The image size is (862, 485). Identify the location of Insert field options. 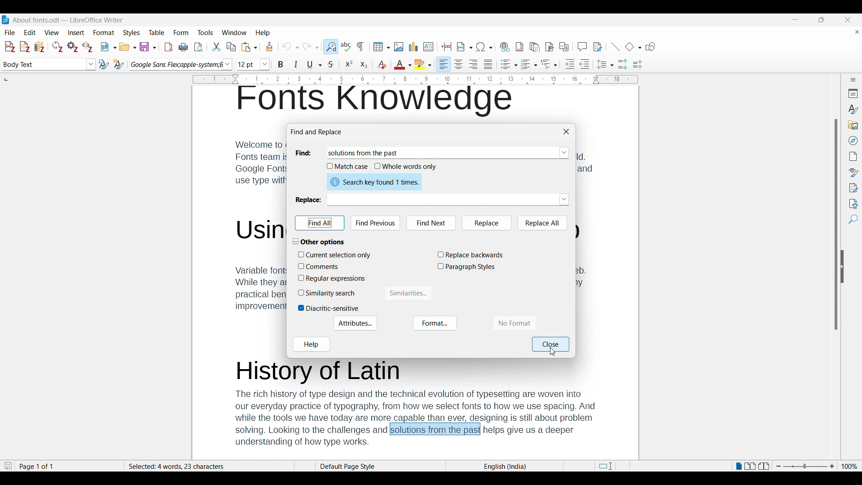
(465, 47).